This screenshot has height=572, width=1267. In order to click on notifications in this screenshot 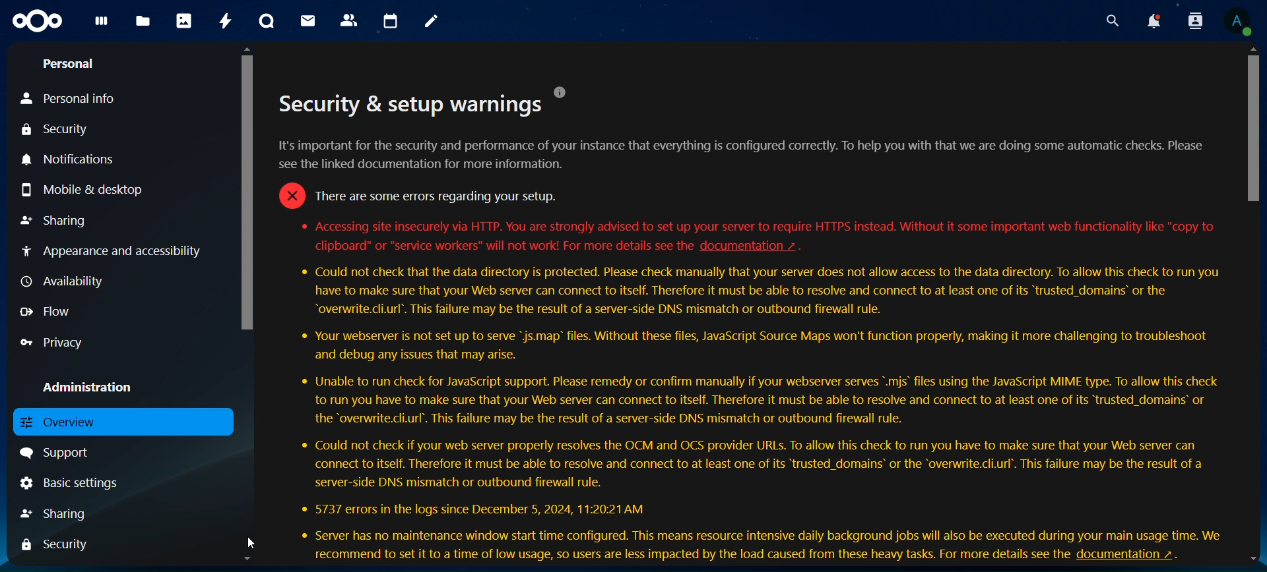, I will do `click(1148, 20)`.